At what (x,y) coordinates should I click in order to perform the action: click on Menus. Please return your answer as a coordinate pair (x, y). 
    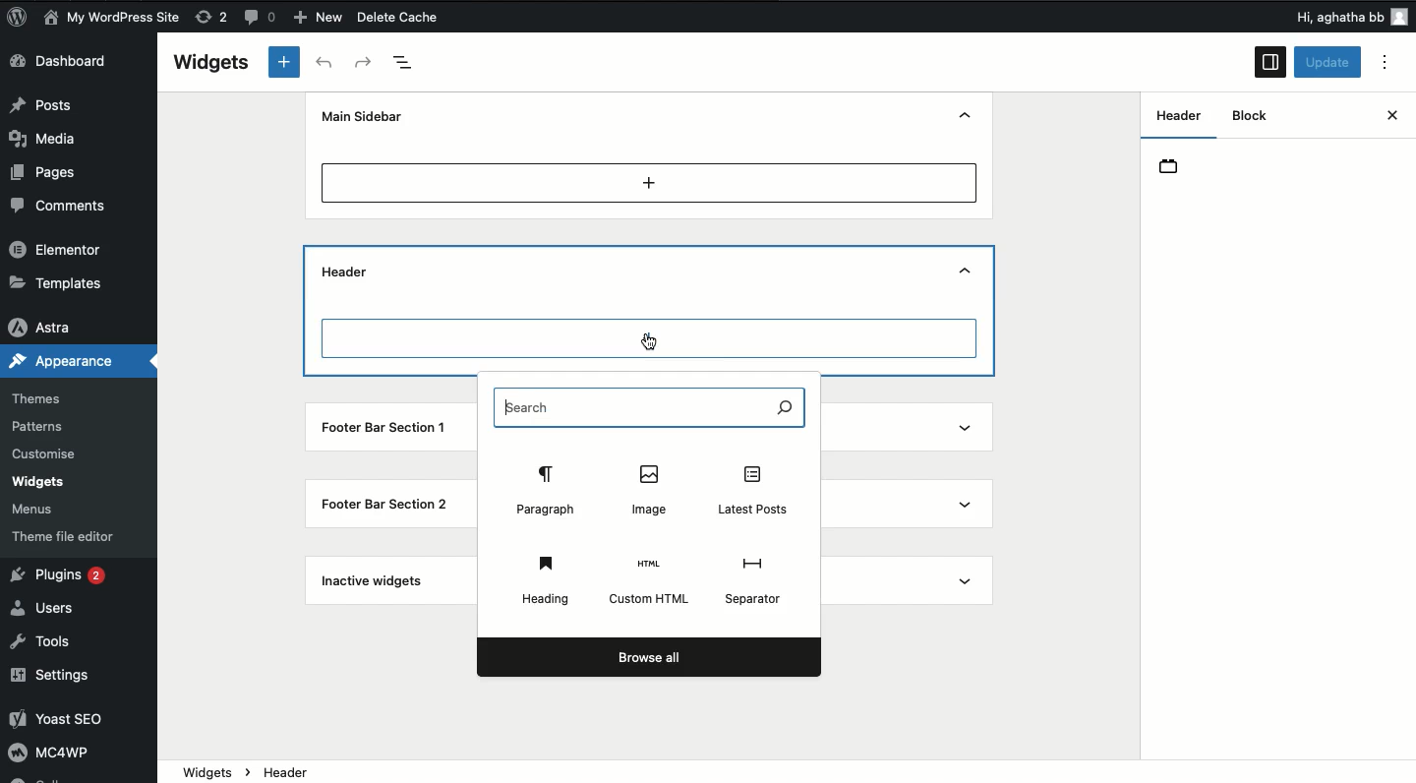
    Looking at the image, I should click on (43, 507).